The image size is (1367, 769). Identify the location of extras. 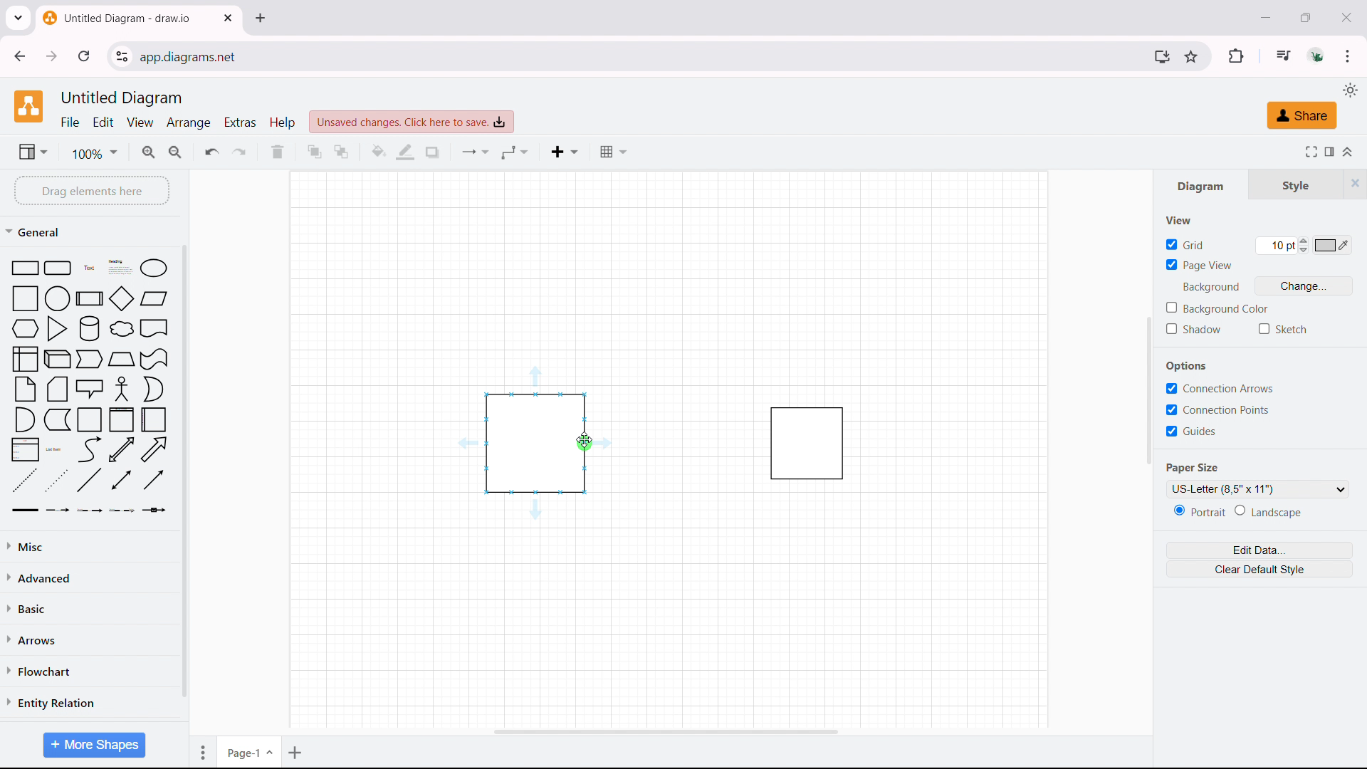
(241, 122).